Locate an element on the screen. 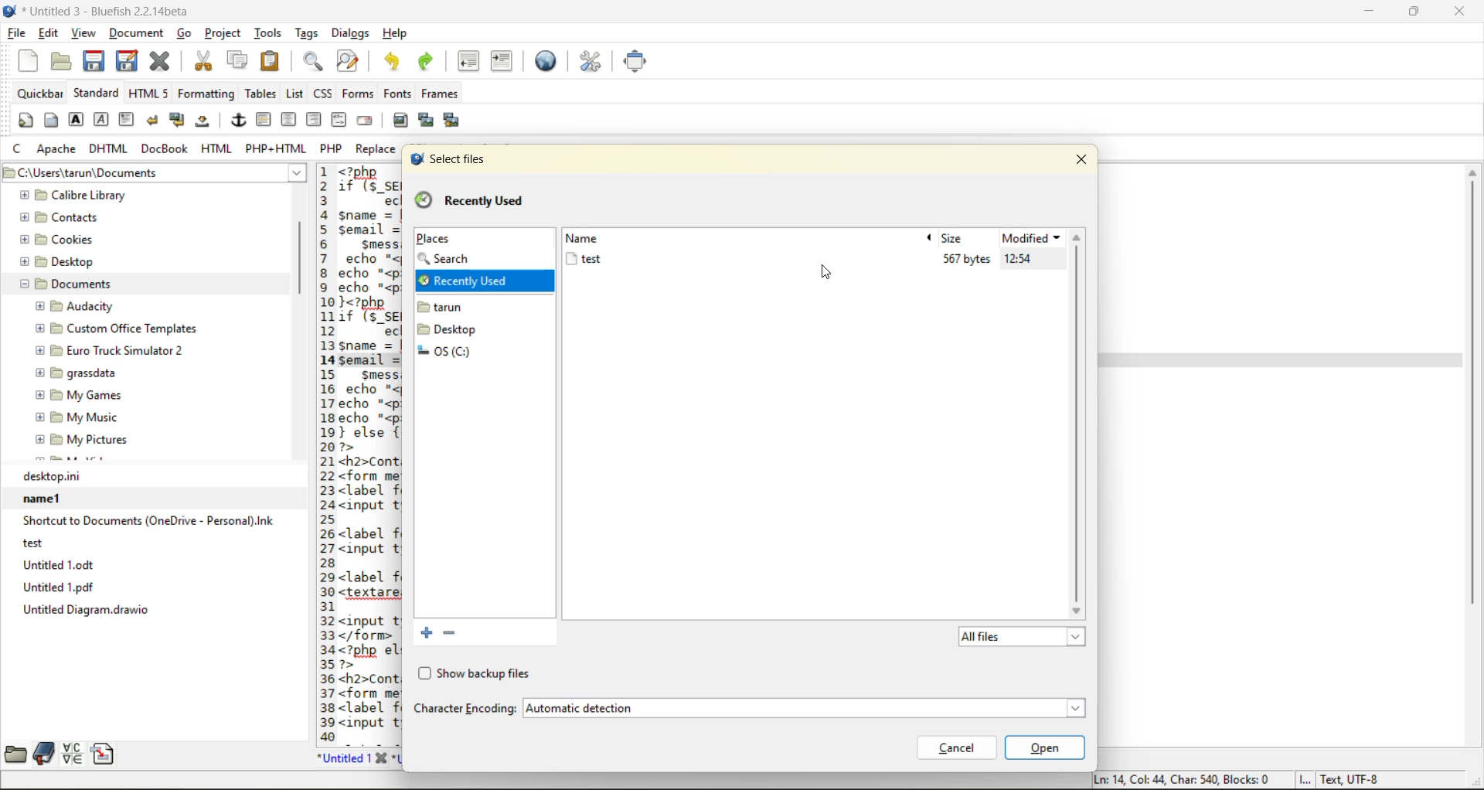 Image resolution: width=1484 pixels, height=790 pixels. open is located at coordinates (56, 61).